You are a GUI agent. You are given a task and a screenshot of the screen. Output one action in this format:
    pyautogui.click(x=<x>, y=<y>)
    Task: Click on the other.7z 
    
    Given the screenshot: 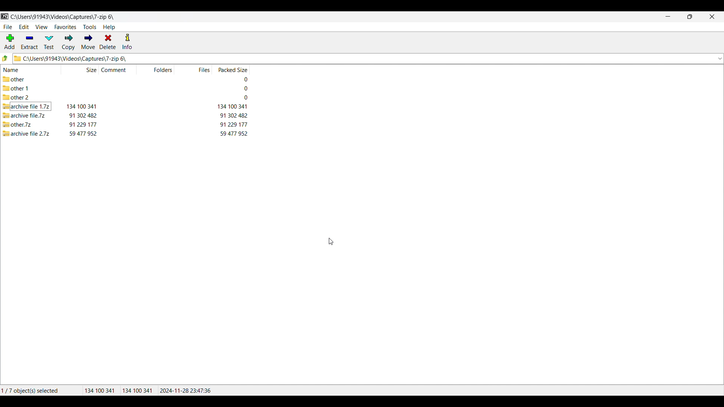 What is the action you would take?
    pyautogui.click(x=20, y=124)
    